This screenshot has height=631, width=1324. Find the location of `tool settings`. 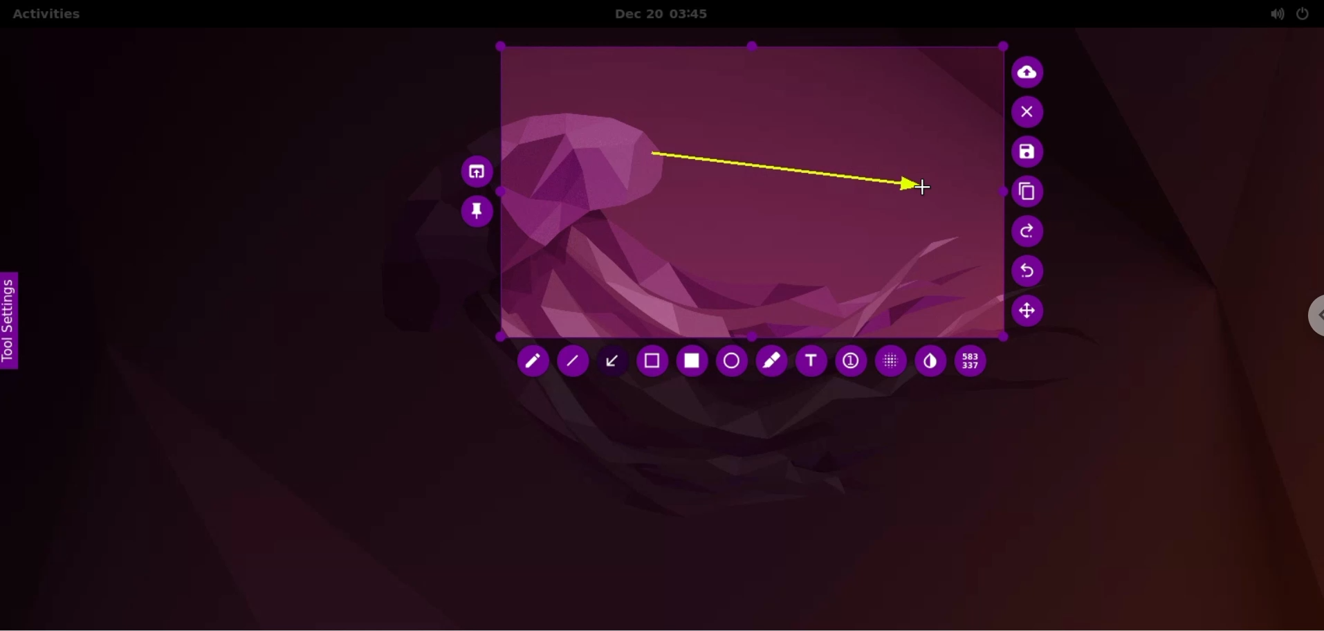

tool settings is located at coordinates (15, 321).